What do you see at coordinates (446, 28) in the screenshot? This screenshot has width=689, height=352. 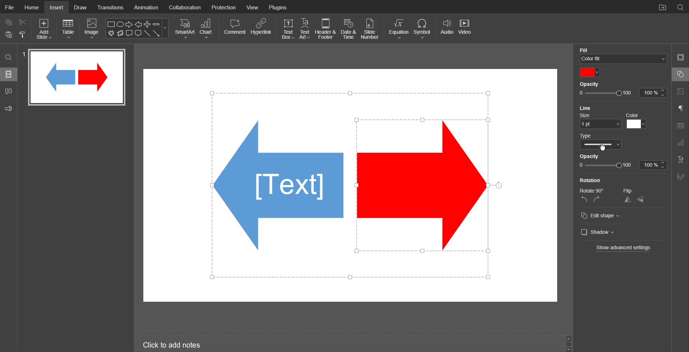 I see `Audio` at bounding box center [446, 28].